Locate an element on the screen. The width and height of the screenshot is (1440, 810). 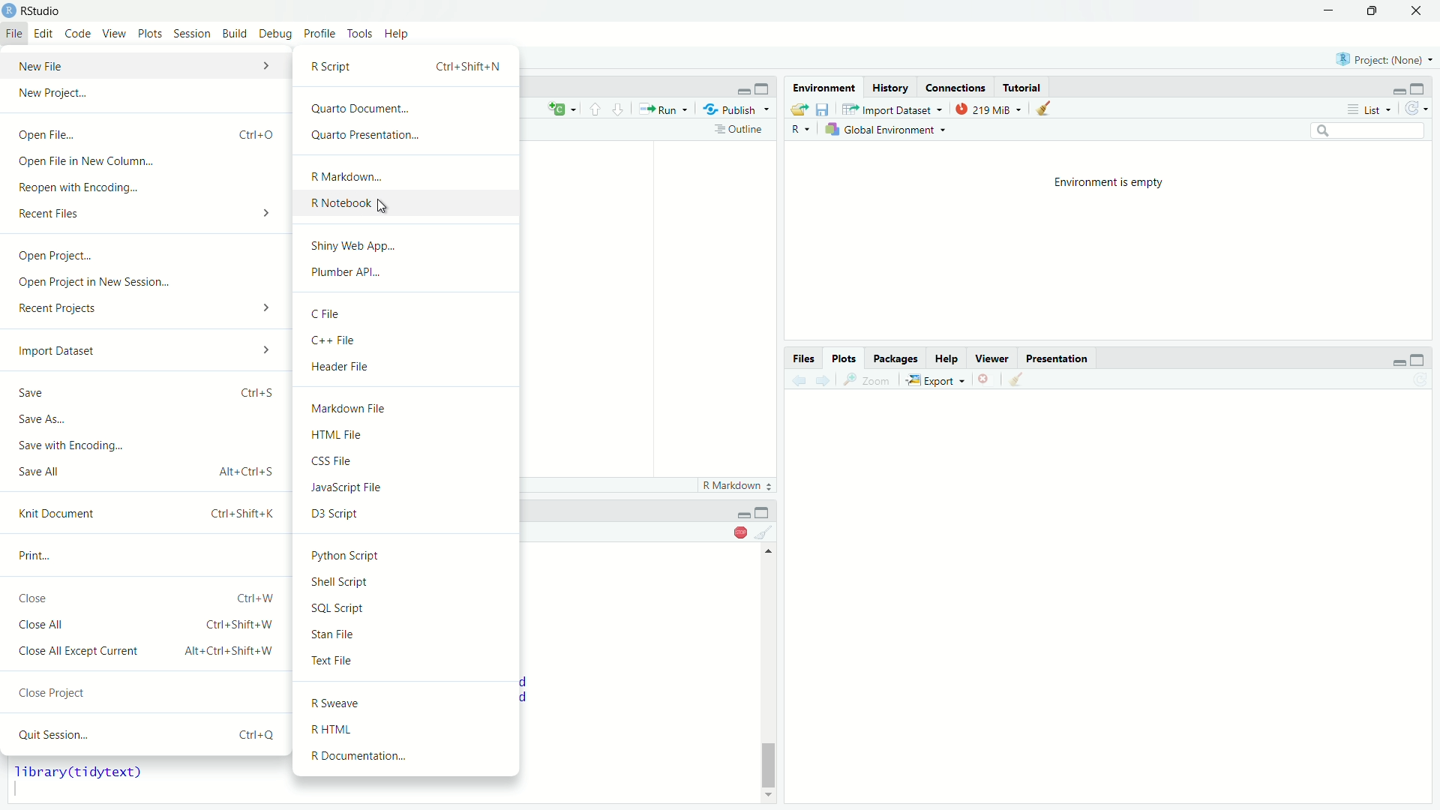
Print... is located at coordinates (145, 553).